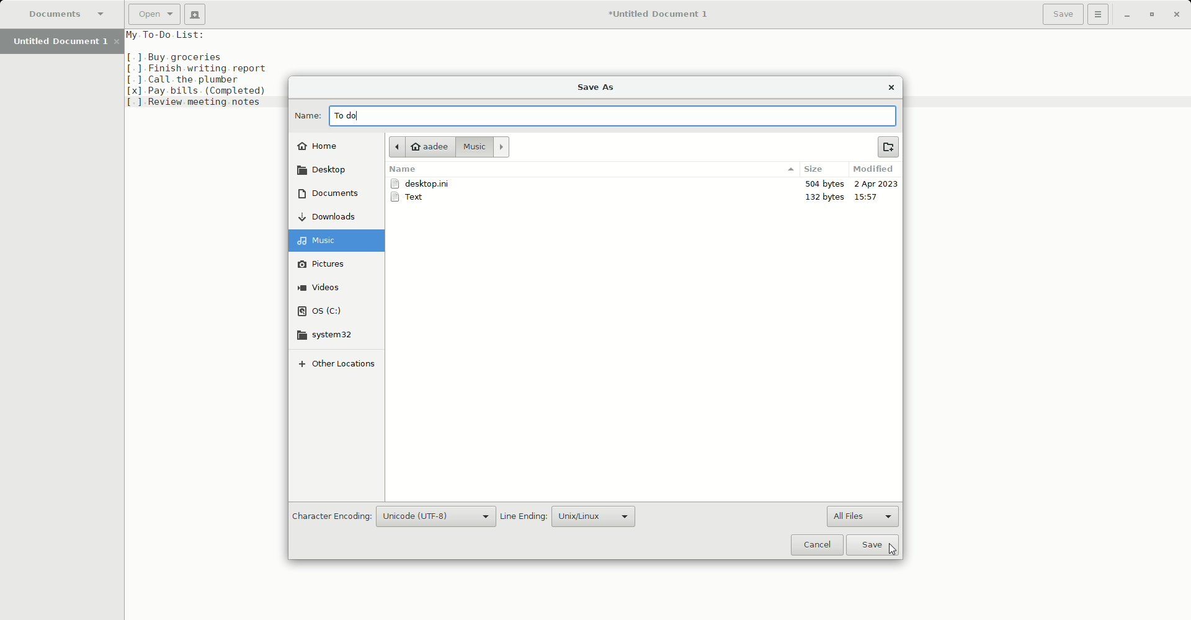 This screenshot has height=620, width=1191. What do you see at coordinates (326, 335) in the screenshot?
I see `system32` at bounding box center [326, 335].